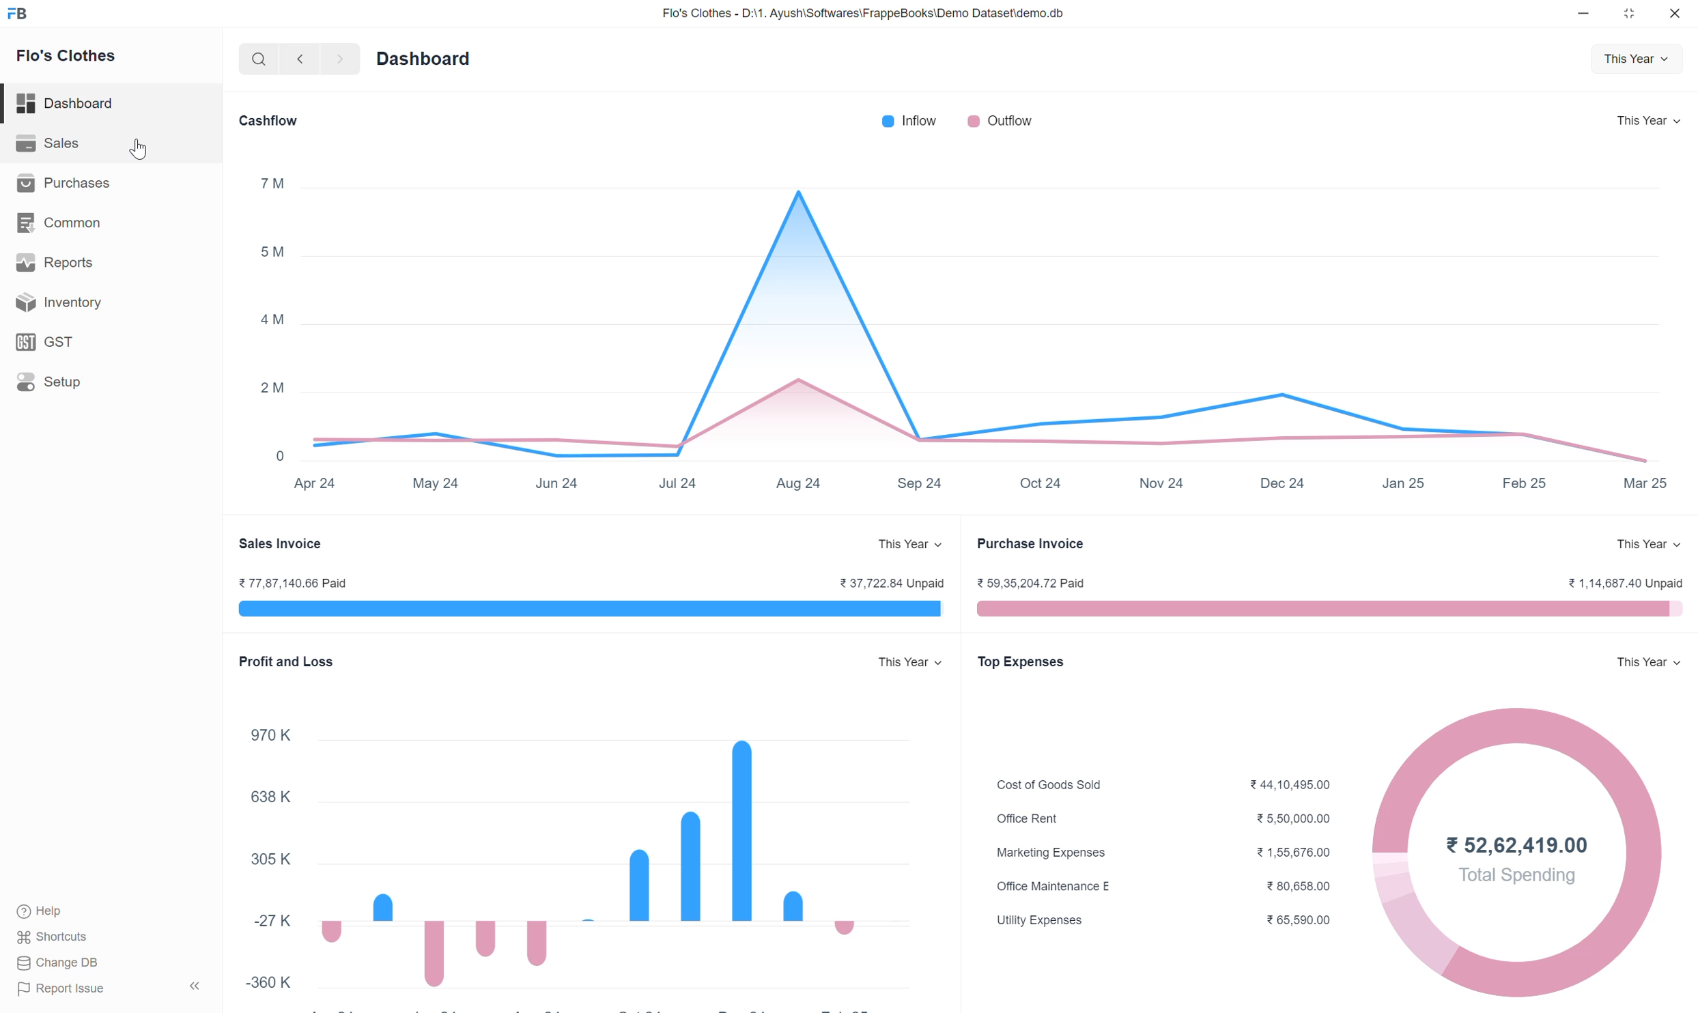 Image resolution: width=1698 pixels, height=1013 pixels. I want to click on 638 K, so click(272, 797).